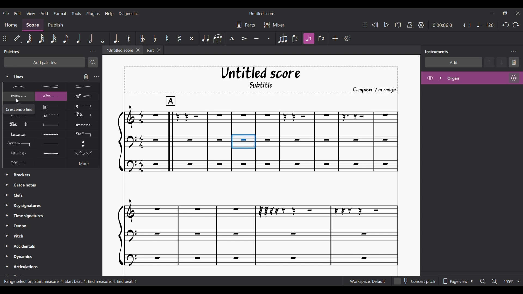 The width and height of the screenshot is (523, 294). I want to click on Tools menu, so click(76, 13).